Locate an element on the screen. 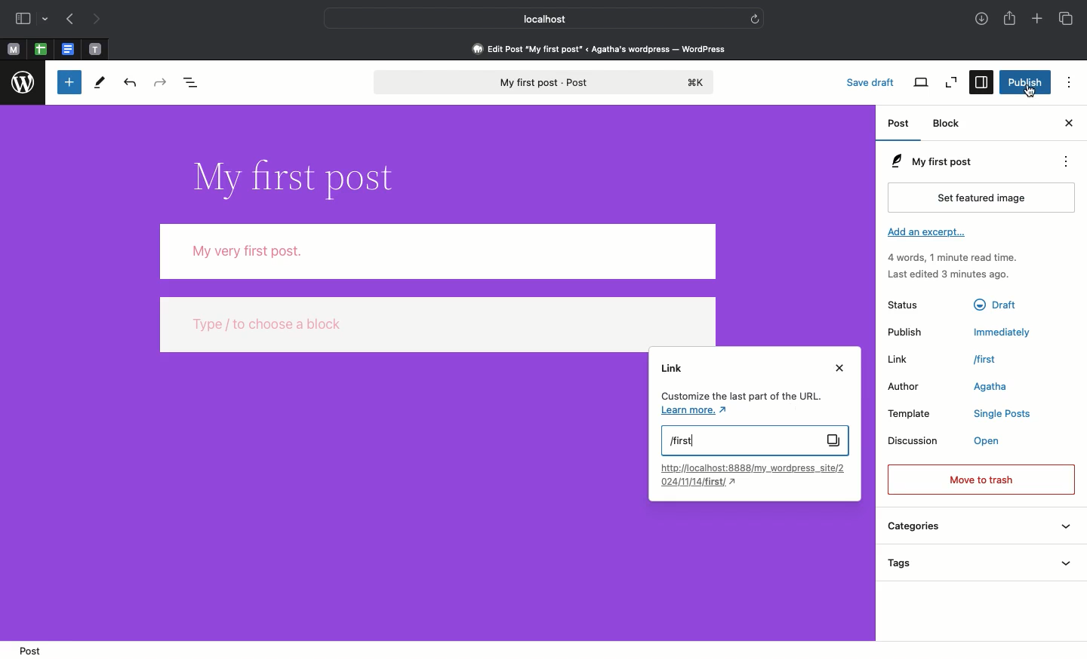  Publish is located at coordinates (905, 330).